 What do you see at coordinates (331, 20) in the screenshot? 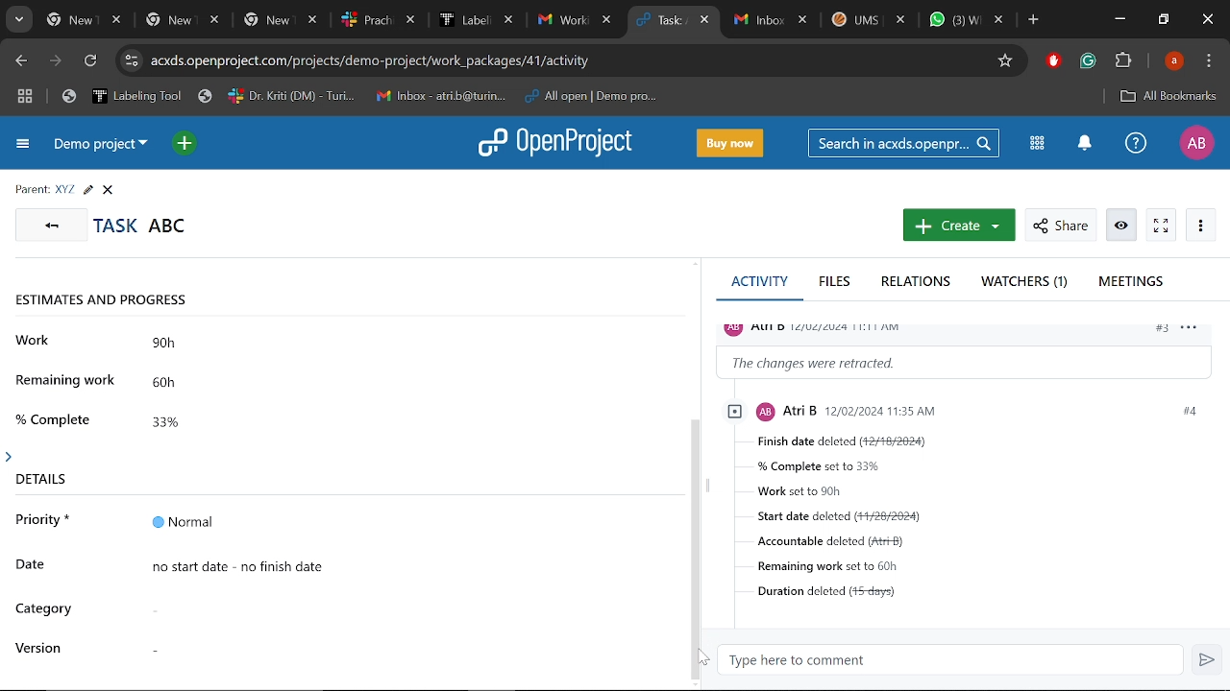
I see `Other tabs` at bounding box center [331, 20].